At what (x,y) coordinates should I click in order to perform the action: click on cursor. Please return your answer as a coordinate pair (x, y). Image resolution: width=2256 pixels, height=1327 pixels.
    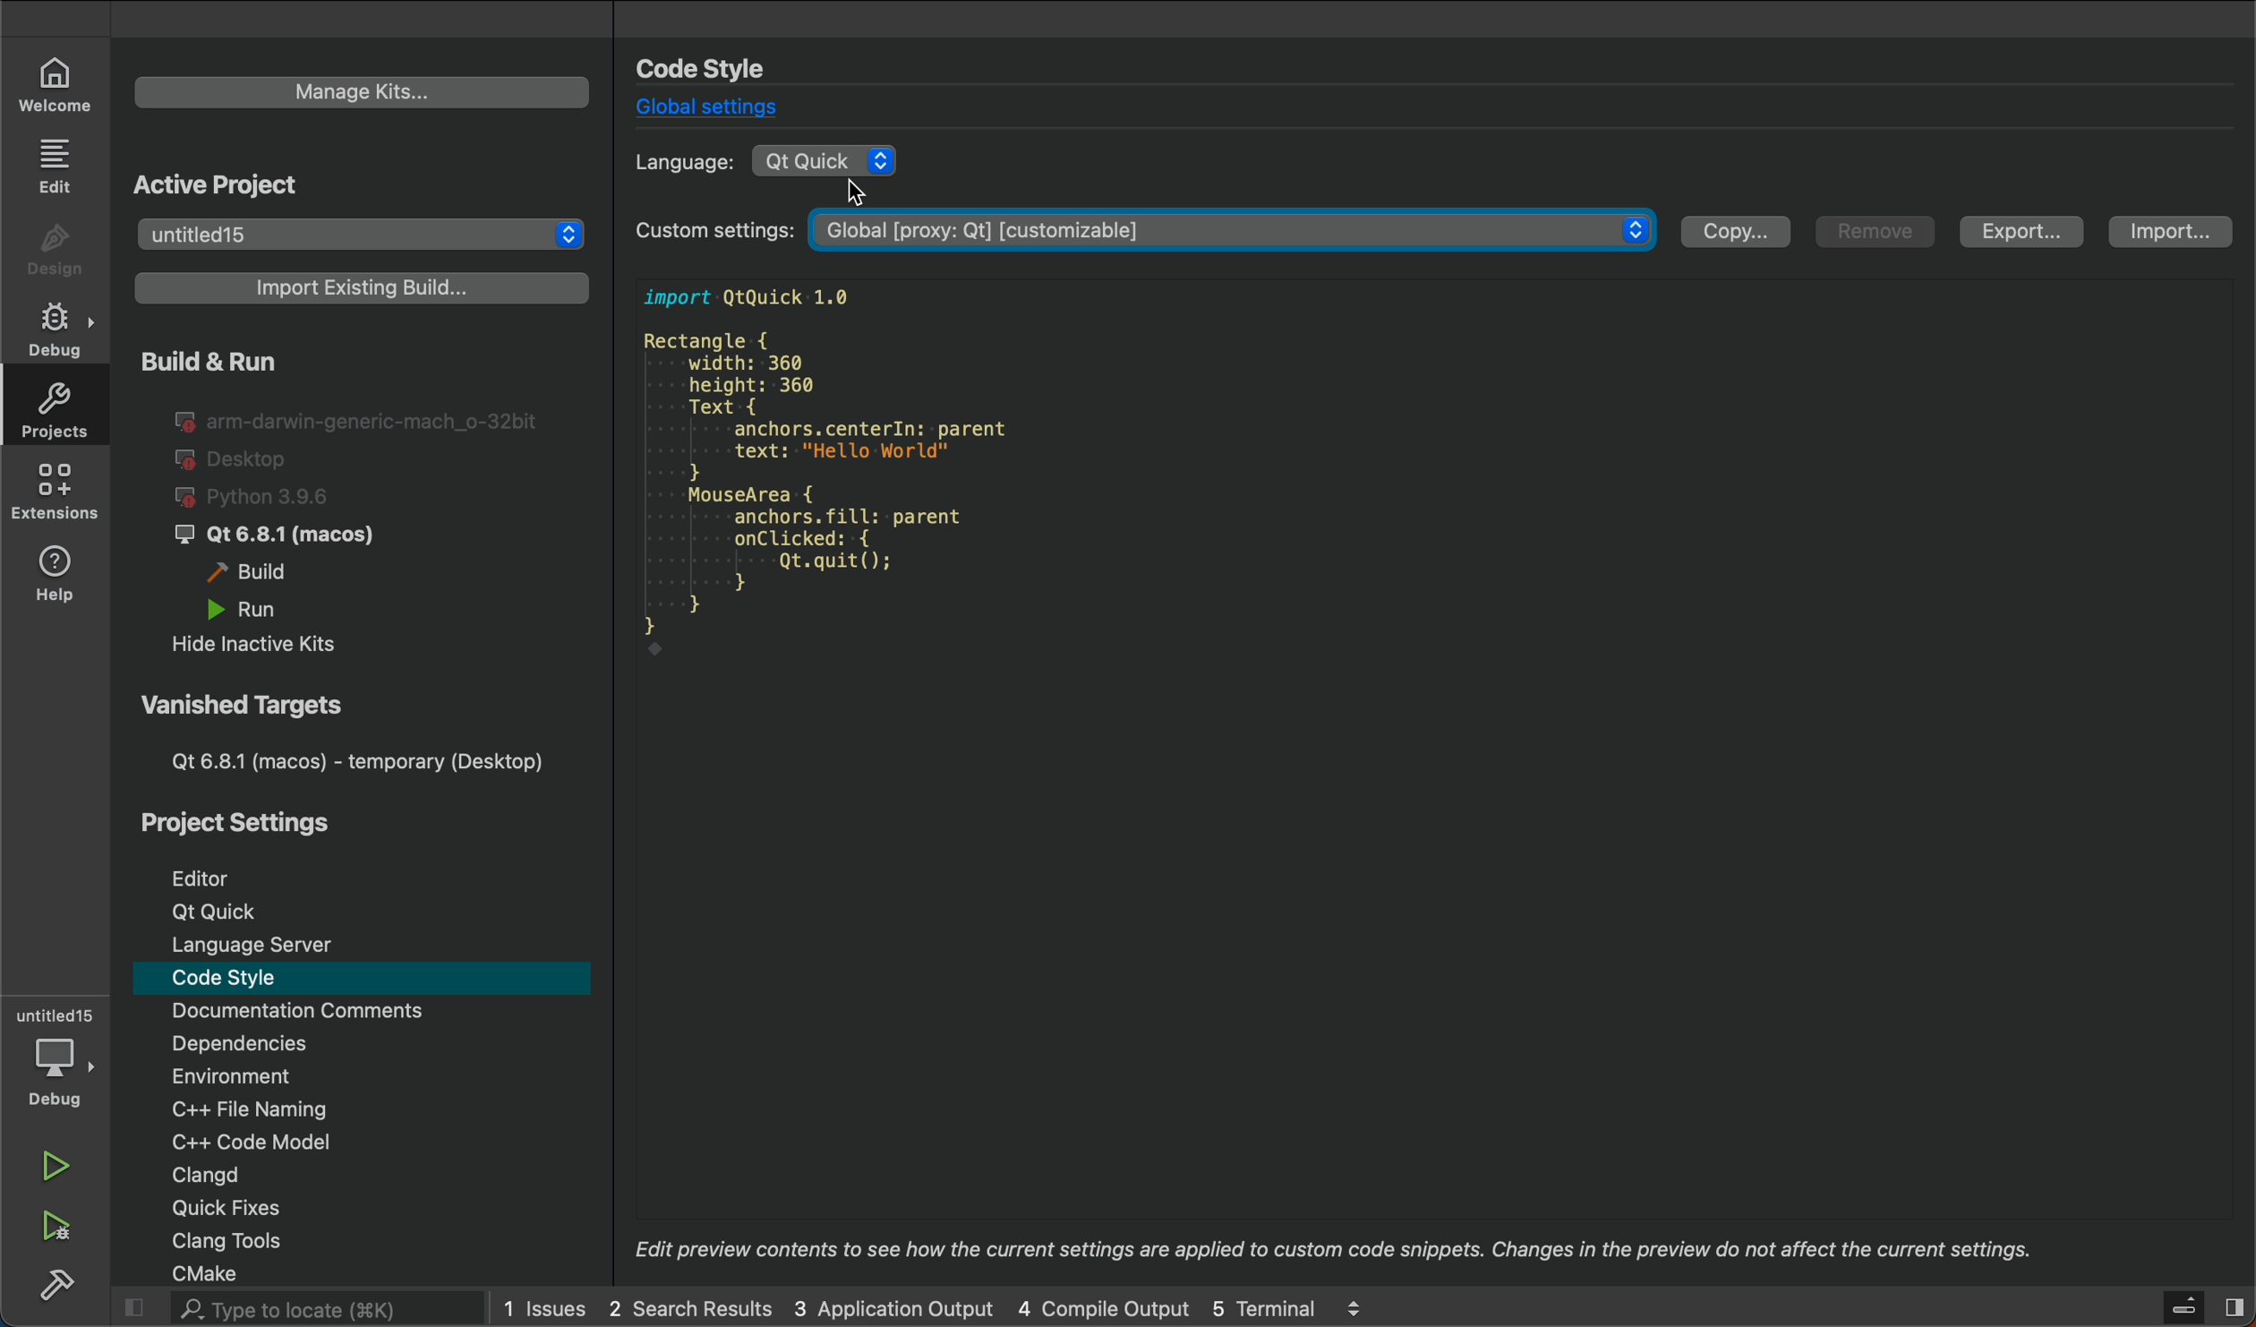
    Looking at the image, I should click on (854, 193).